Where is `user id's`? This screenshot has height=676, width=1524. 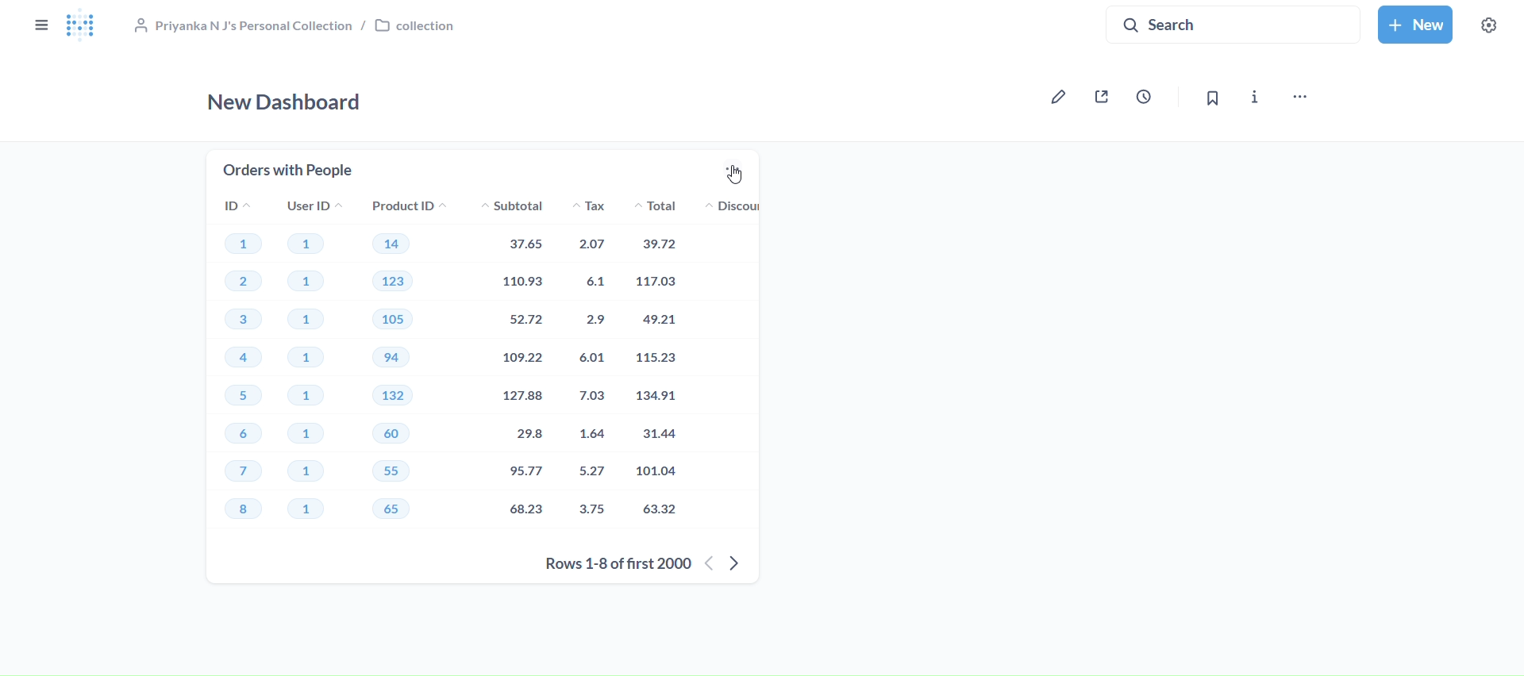 user id's is located at coordinates (313, 370).